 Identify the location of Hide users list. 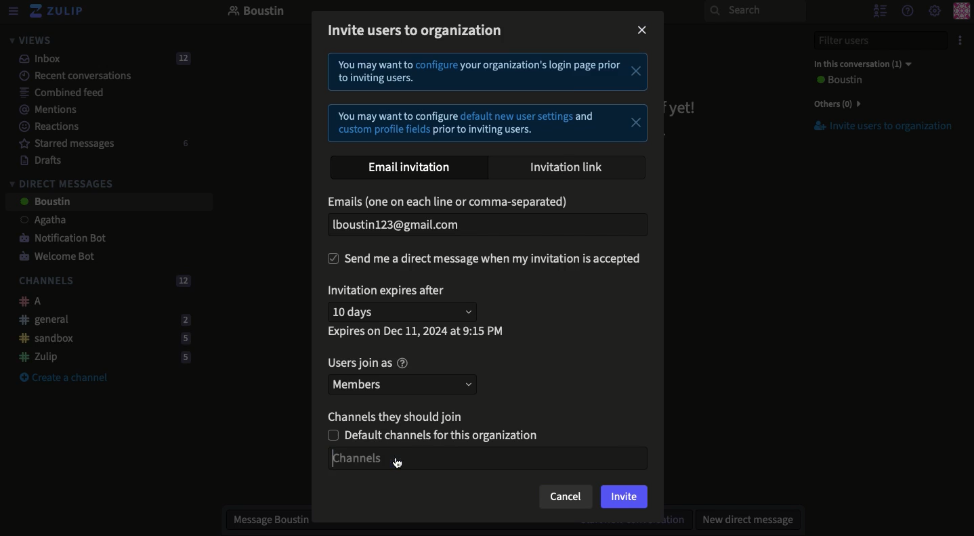
(878, 10).